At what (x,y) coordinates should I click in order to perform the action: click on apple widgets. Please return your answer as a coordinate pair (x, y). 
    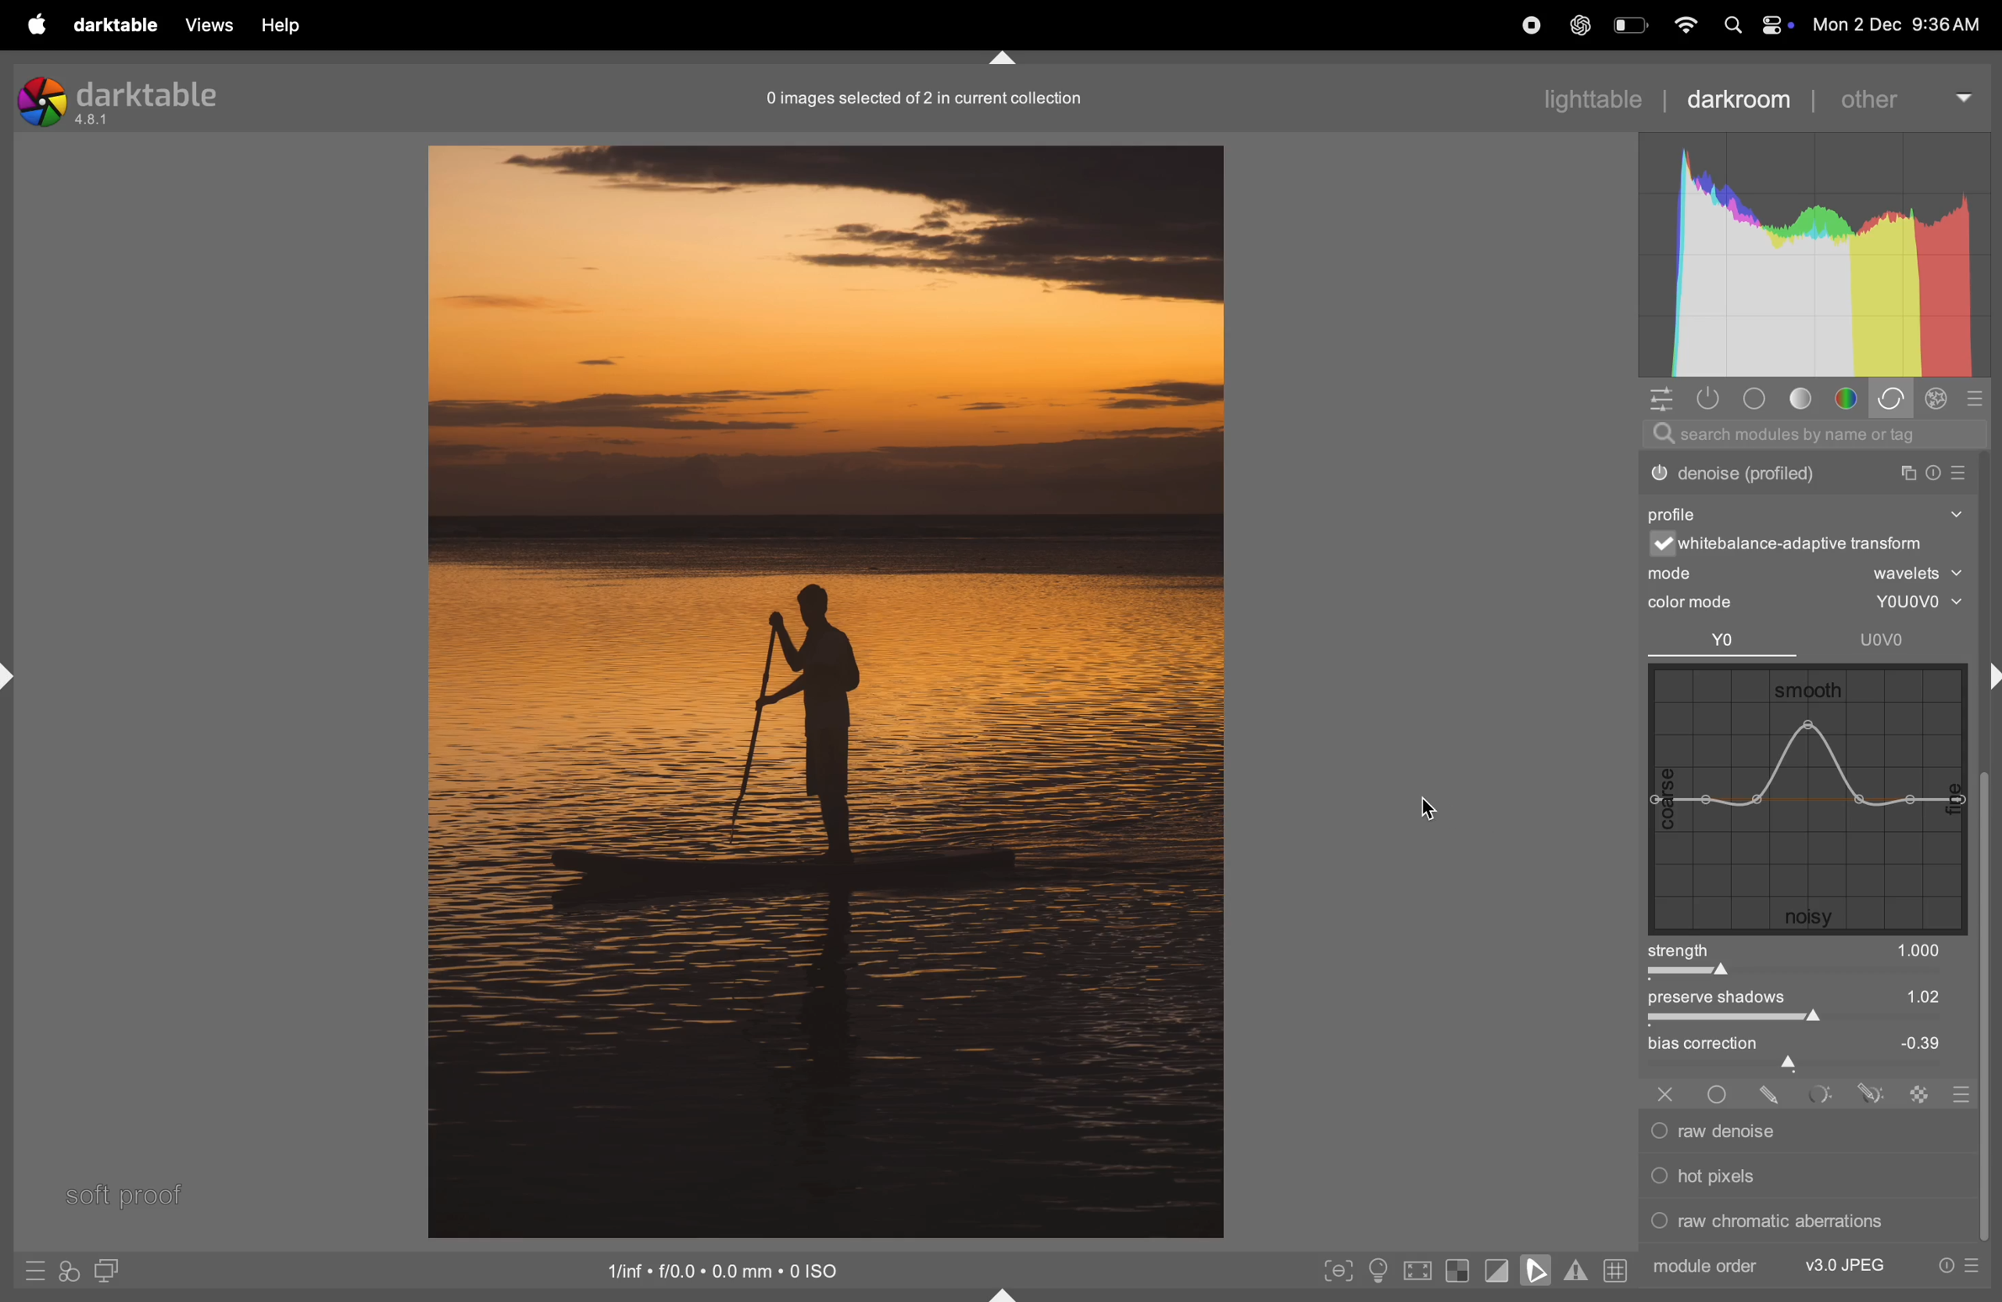
    Looking at the image, I should click on (1753, 24).